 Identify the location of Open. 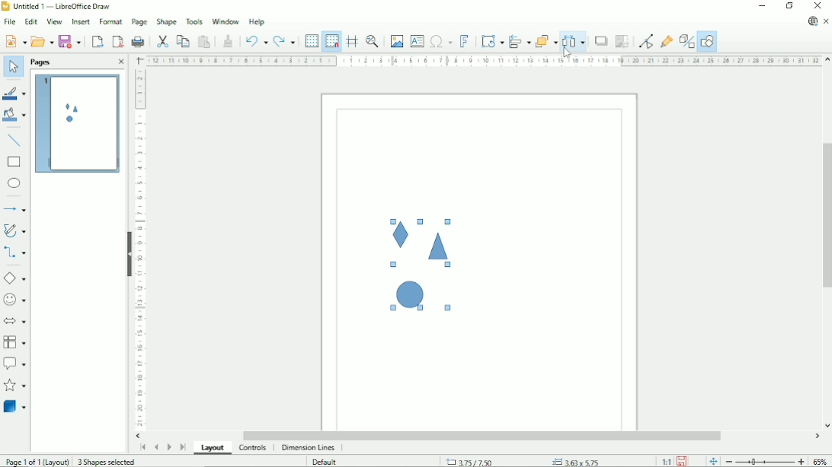
(41, 40).